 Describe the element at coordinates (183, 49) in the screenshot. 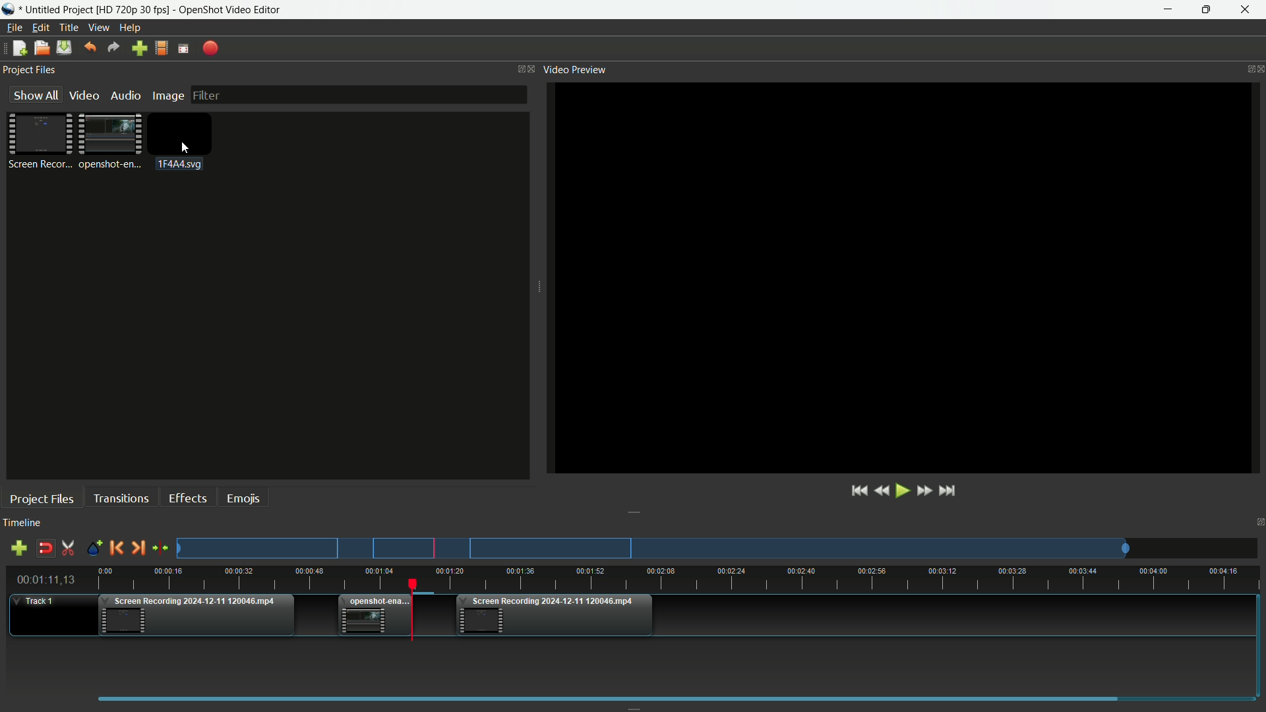

I see `Full screen` at that location.